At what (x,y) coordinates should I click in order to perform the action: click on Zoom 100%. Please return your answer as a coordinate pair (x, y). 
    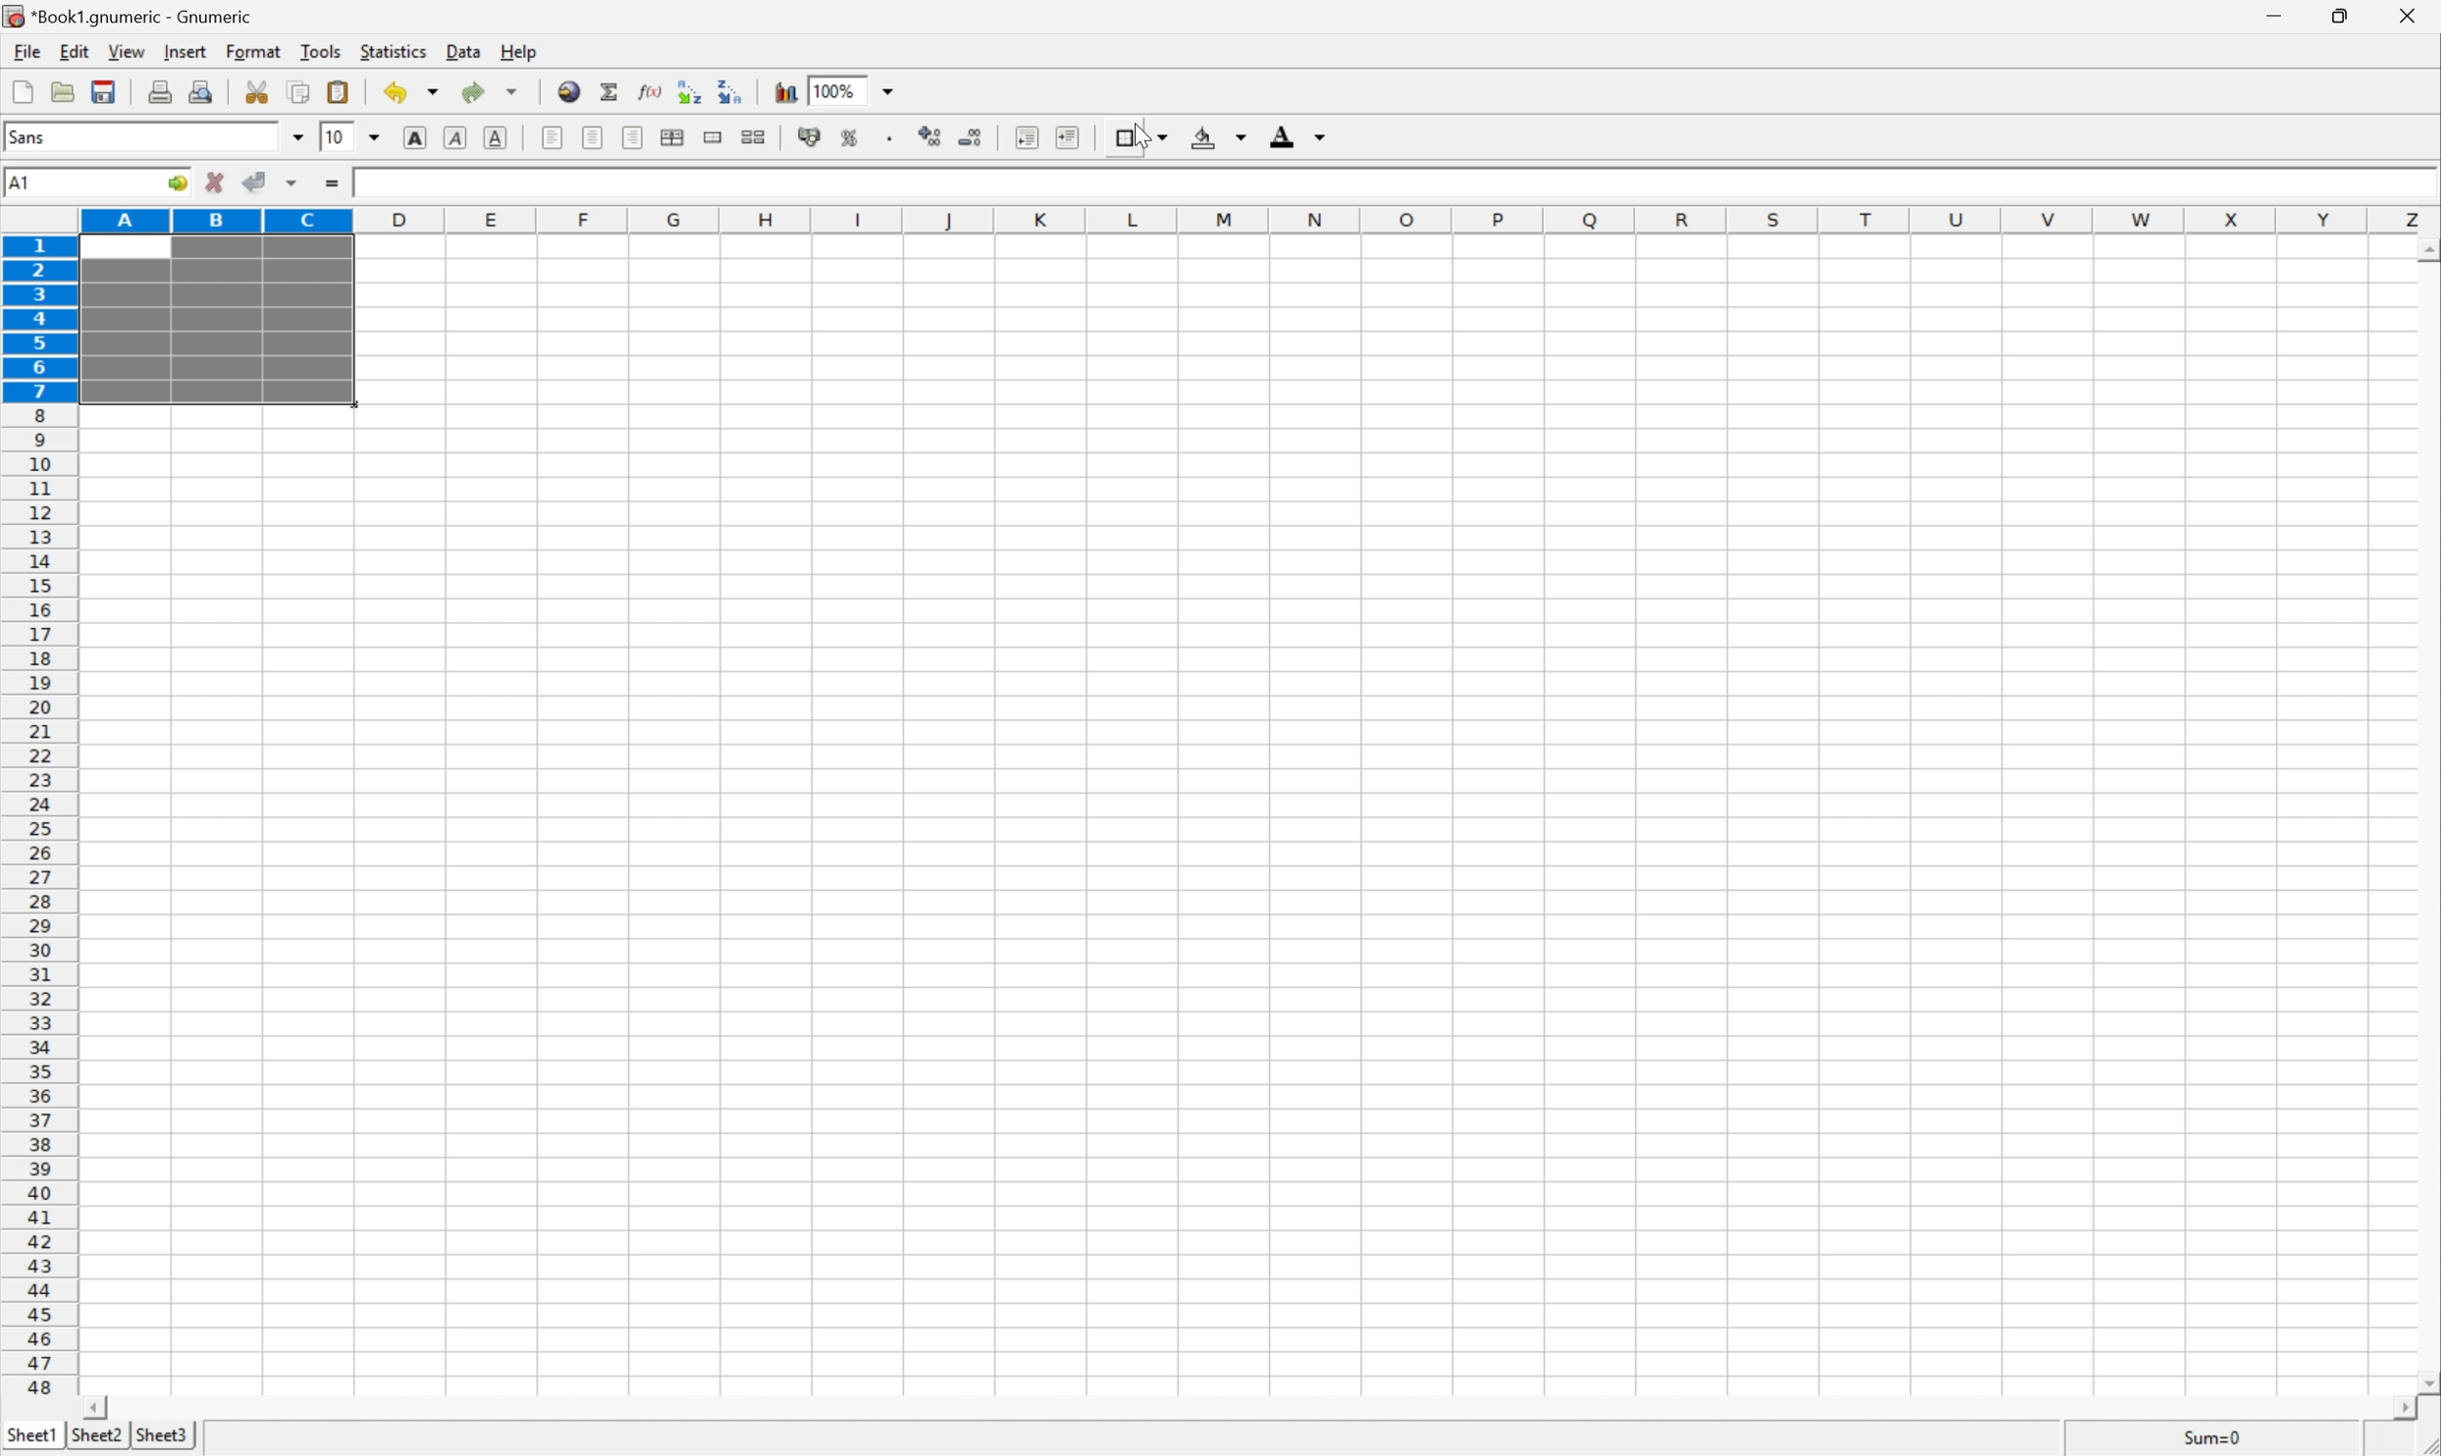
    Looking at the image, I should click on (872, 88).